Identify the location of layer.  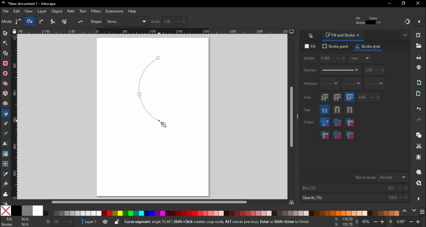
(42, 12).